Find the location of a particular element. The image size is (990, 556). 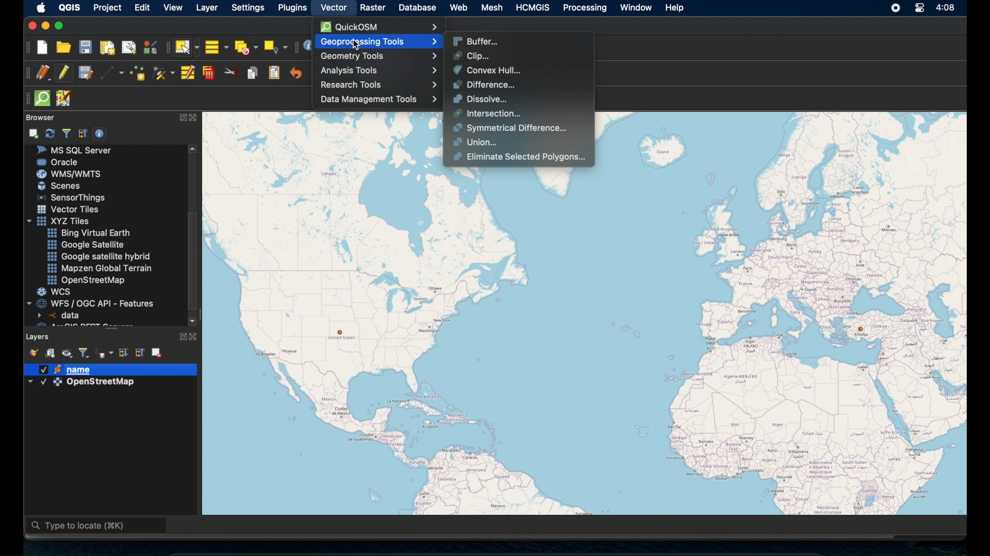

browser is located at coordinates (39, 116).